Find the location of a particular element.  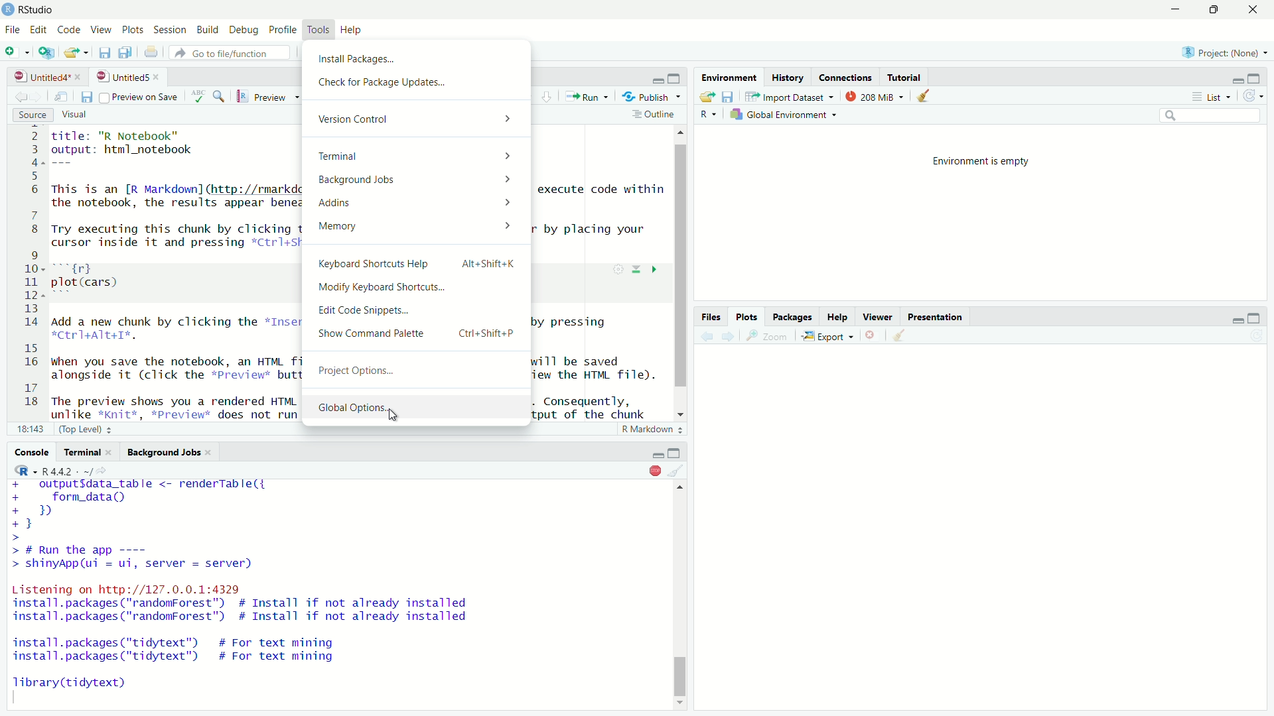

+ outputfdata_table <- renderTable({+ form_data()+B+}>> # Run the app ----> shinyApp(ui = ui, server = server)Listening on http://127.0.0.1:4329install.packages ("randomForest") # Install if not already installedinstall.packages ("randomForest") # Install if not already installedinstall.packages ("tidytext") # For text mininginstall.packages ("tidytext") # For text miningTibrary(tidytext) is located at coordinates (247, 591).